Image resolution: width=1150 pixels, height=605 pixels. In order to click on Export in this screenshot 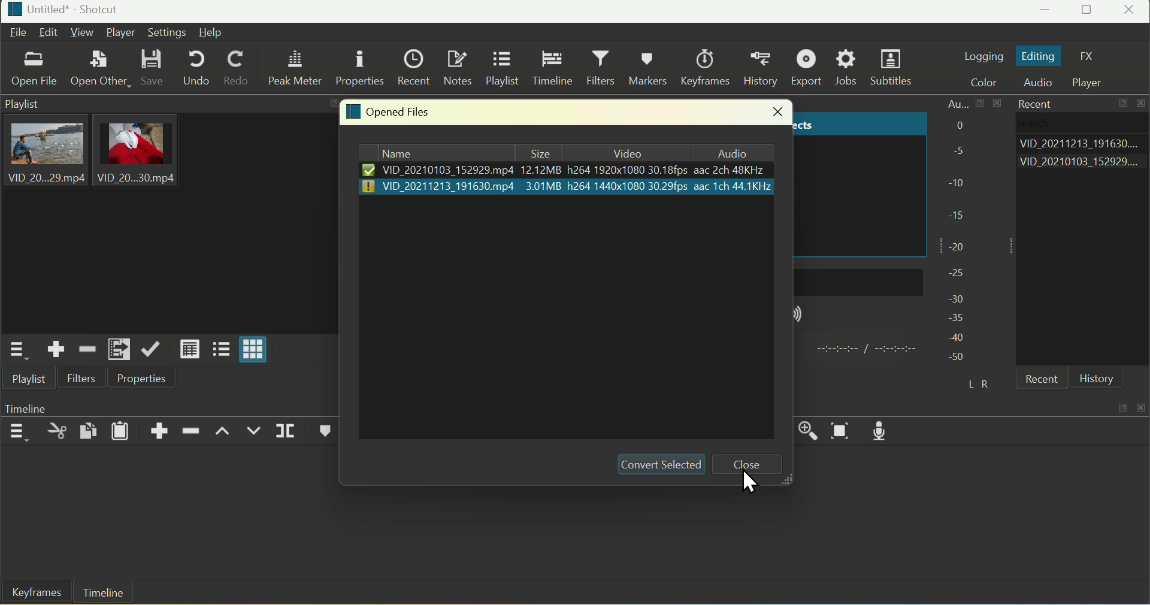, I will do `click(809, 67)`.